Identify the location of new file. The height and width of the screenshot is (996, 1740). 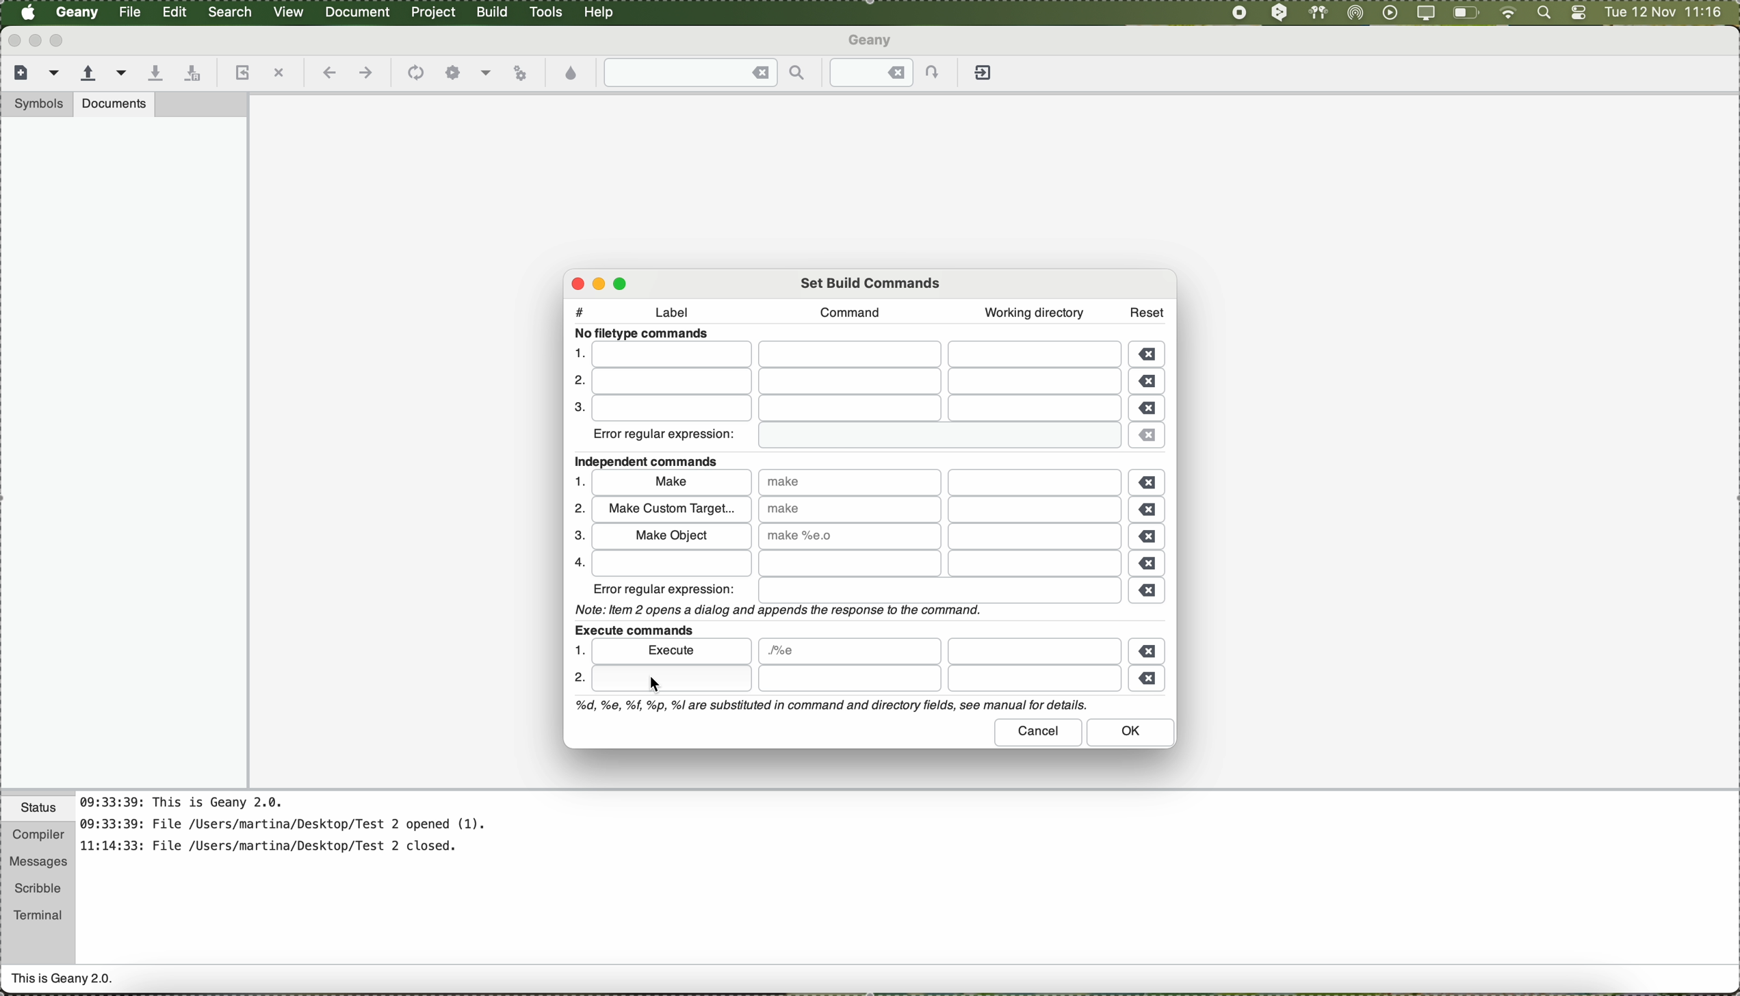
(18, 71).